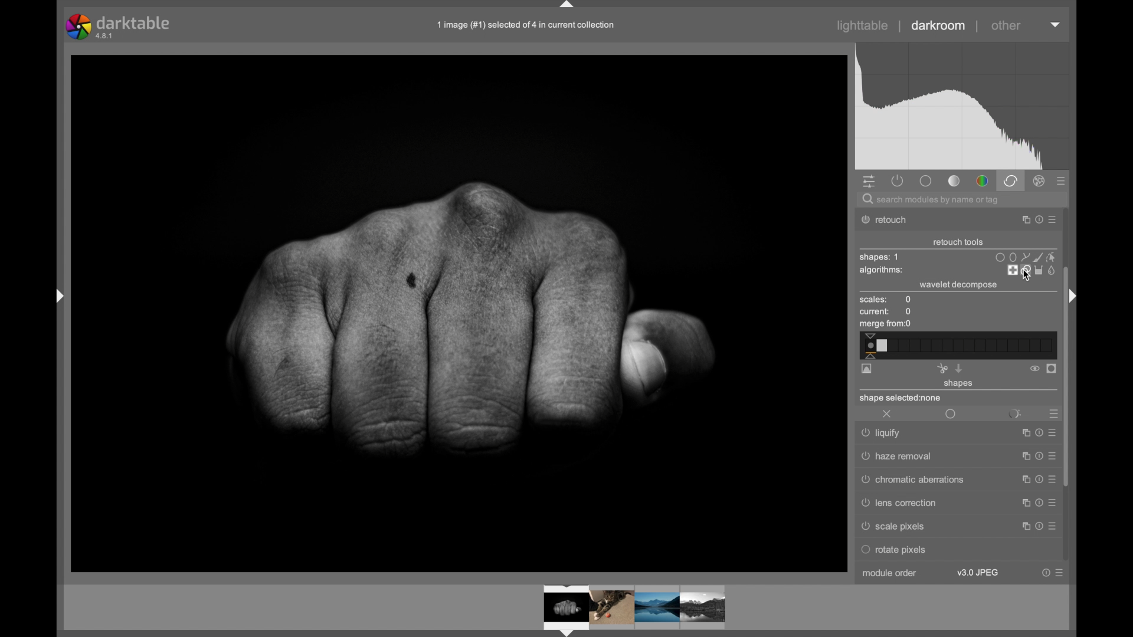 The height and width of the screenshot is (637, 1133). Describe the element at coordinates (1022, 480) in the screenshot. I see `maximize` at that location.